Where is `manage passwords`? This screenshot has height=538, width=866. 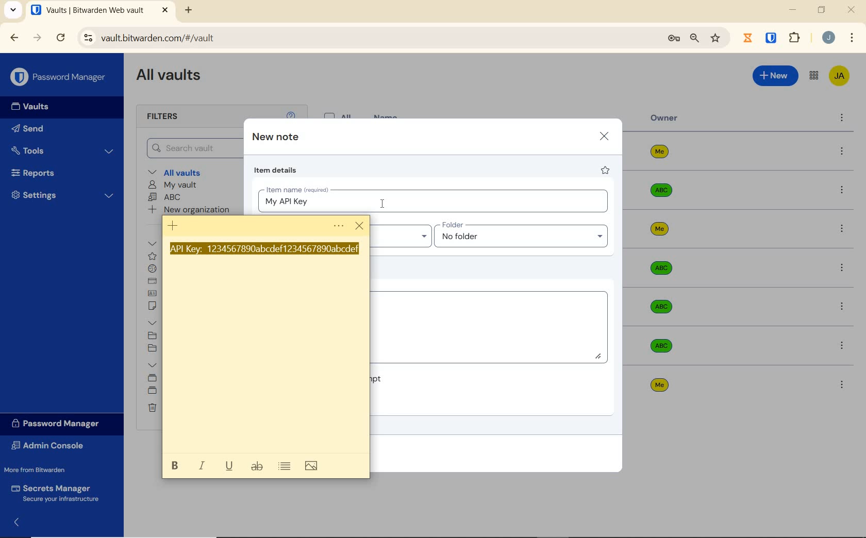 manage passwords is located at coordinates (674, 39).